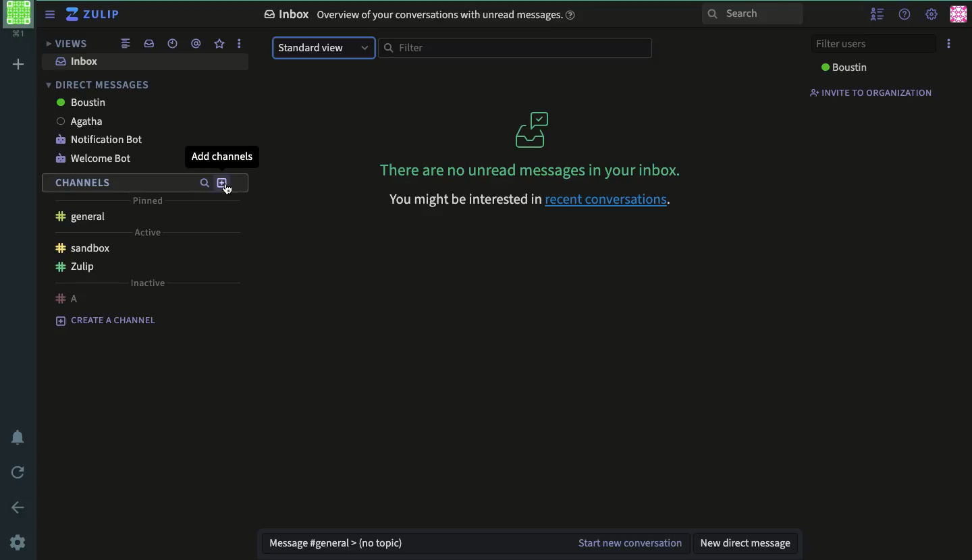 The image size is (972, 560). What do you see at coordinates (518, 47) in the screenshot?
I see `filter` at bounding box center [518, 47].